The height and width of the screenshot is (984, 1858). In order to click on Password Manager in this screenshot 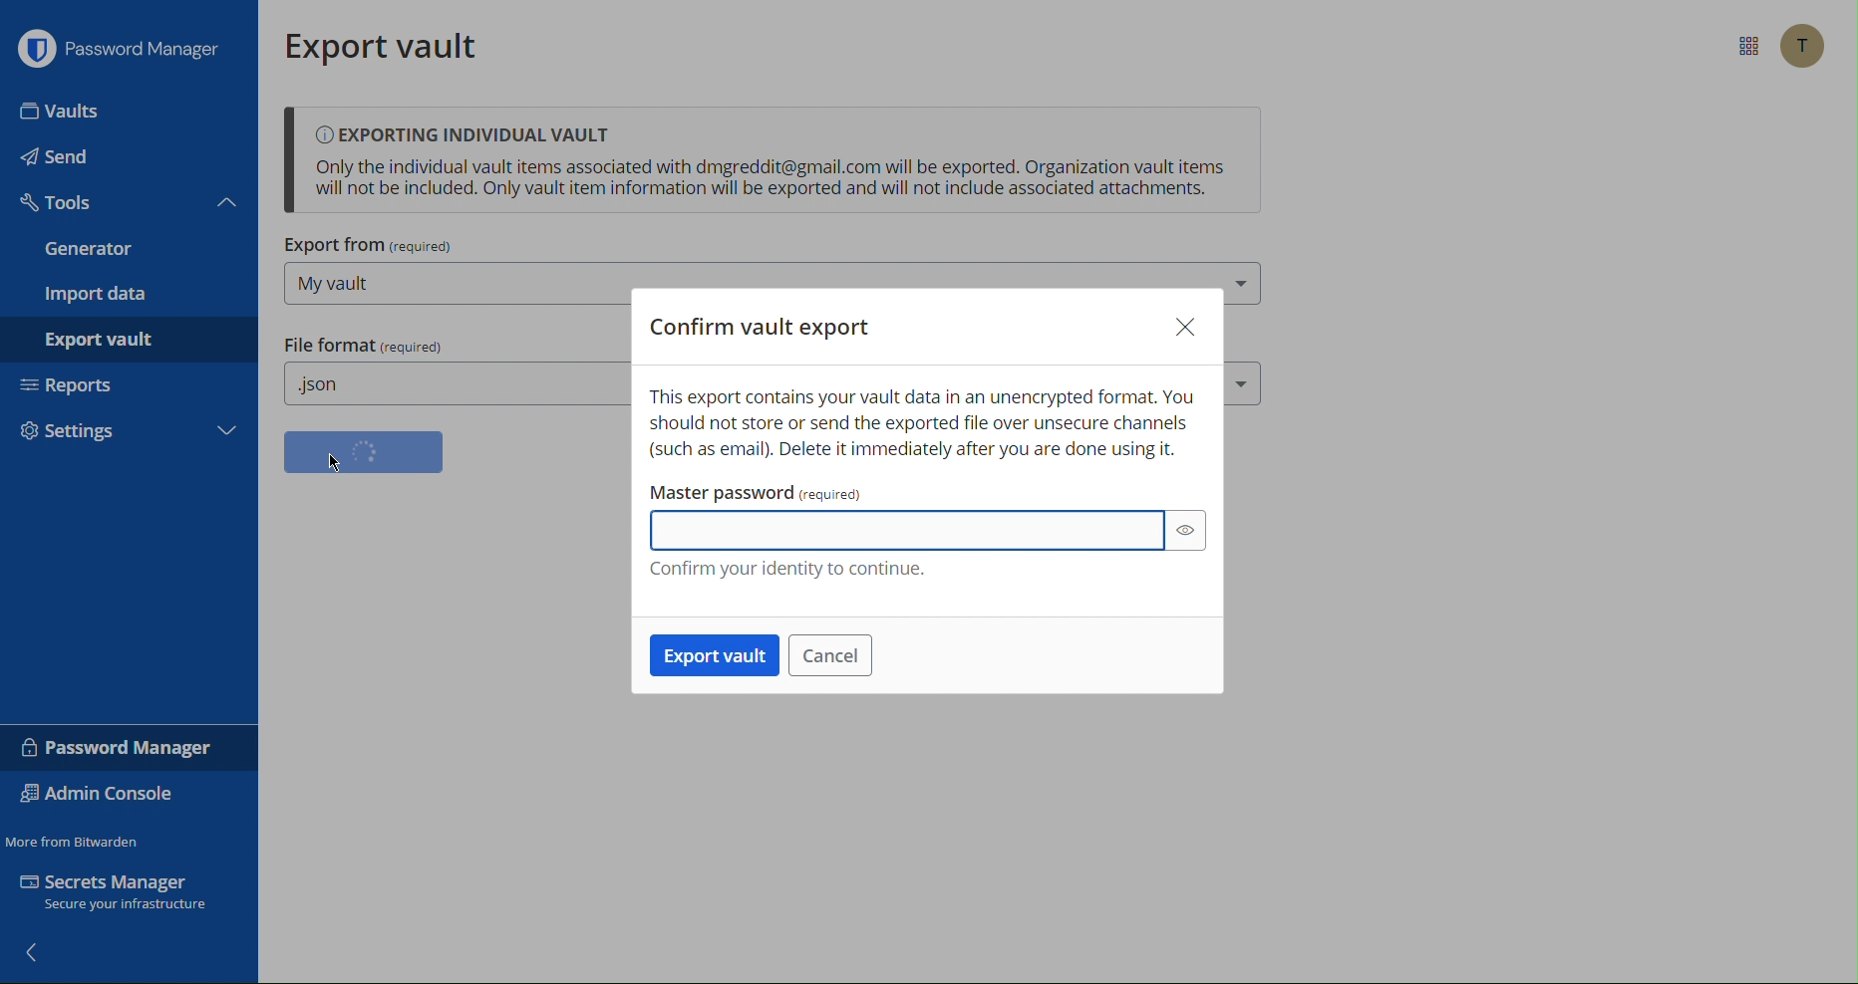, I will do `click(123, 52)`.